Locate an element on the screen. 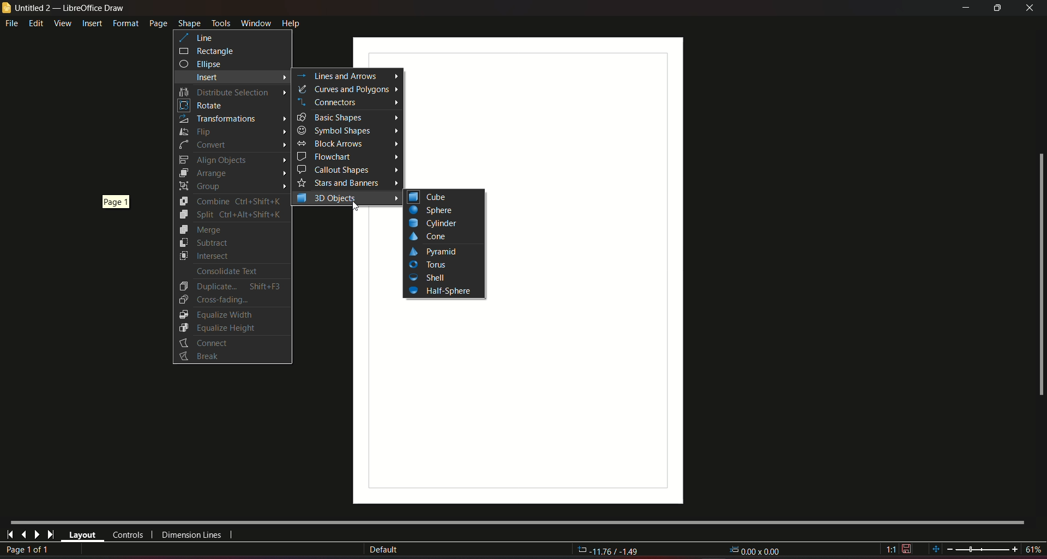 This screenshot has height=559, width=1047. Arrow is located at coordinates (399, 89).